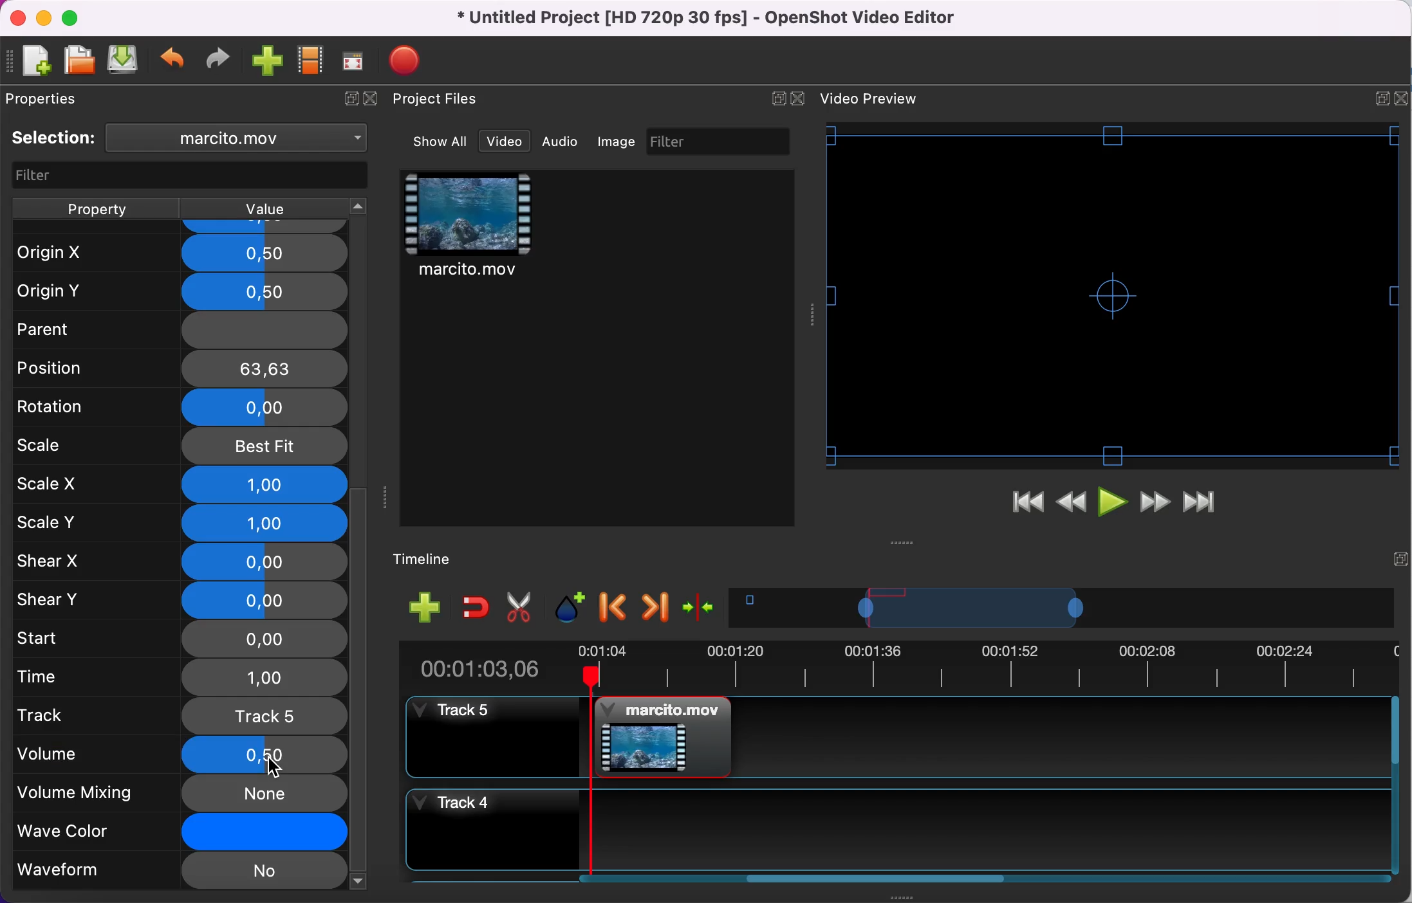 The height and width of the screenshot is (903, 1412). Describe the element at coordinates (183, 679) in the screenshot. I see `time 1` at that location.